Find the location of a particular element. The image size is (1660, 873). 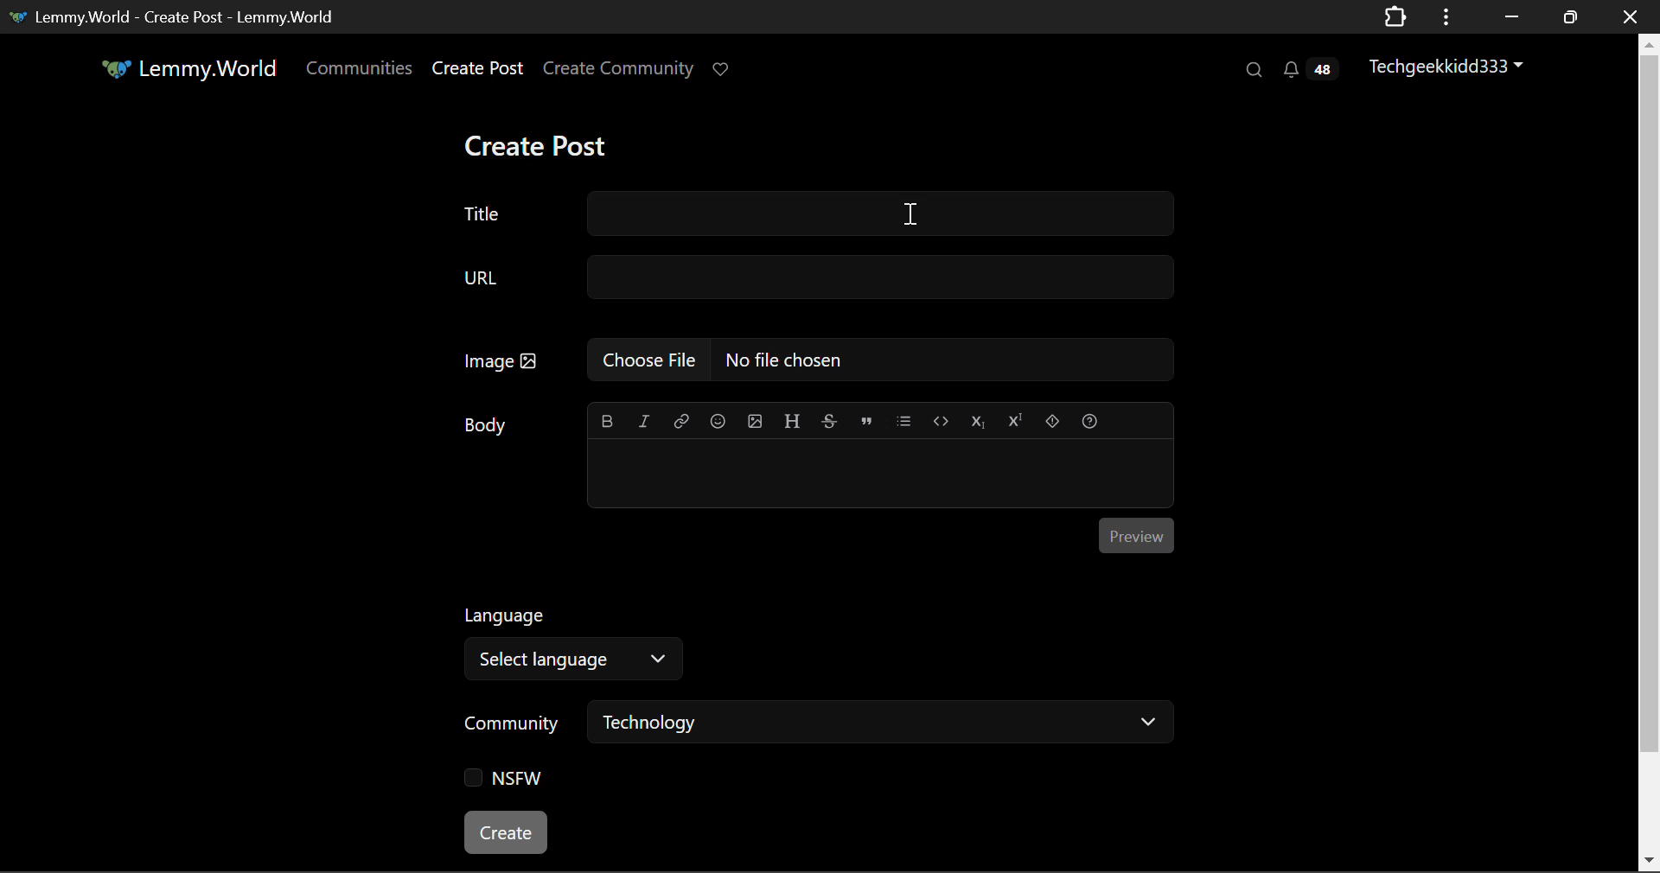

Lemmy.World is located at coordinates (192, 71).